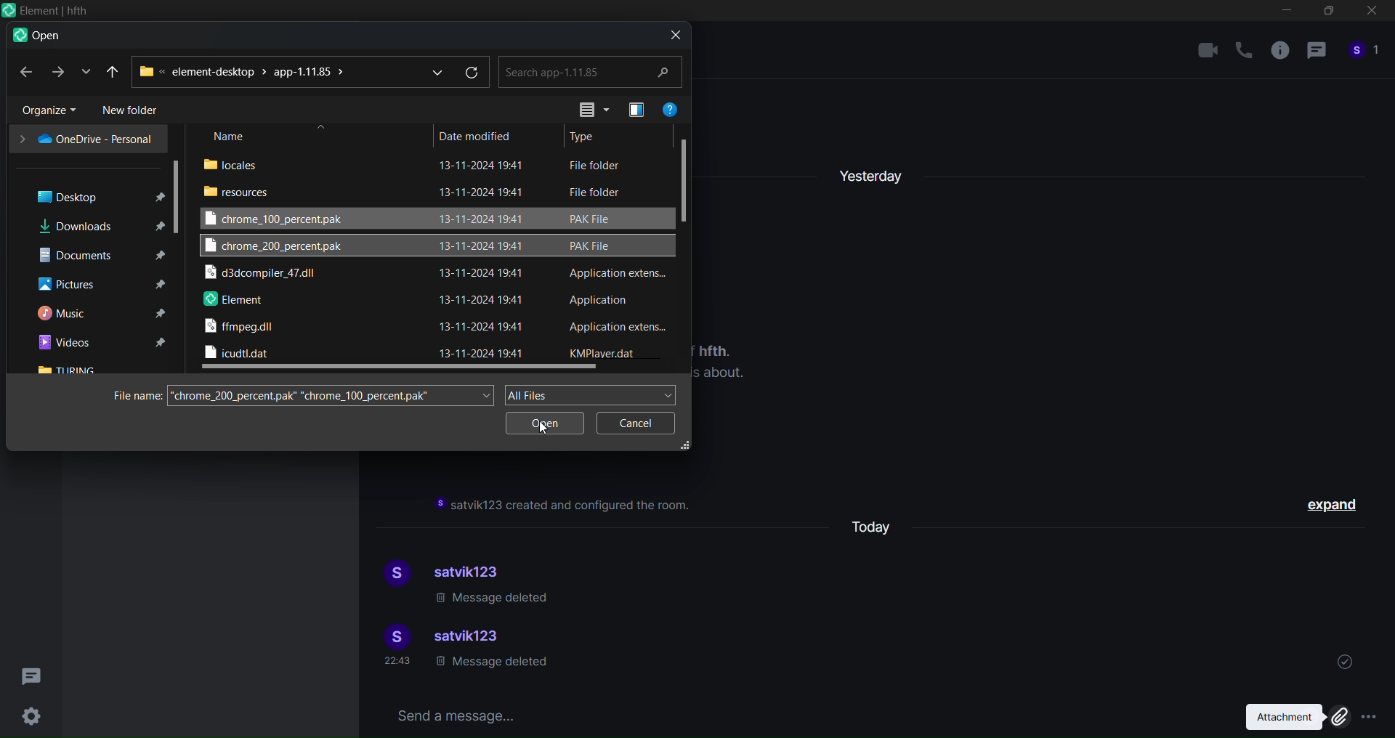 The image size is (1395, 738). Describe the element at coordinates (545, 426) in the screenshot. I see `open` at that location.